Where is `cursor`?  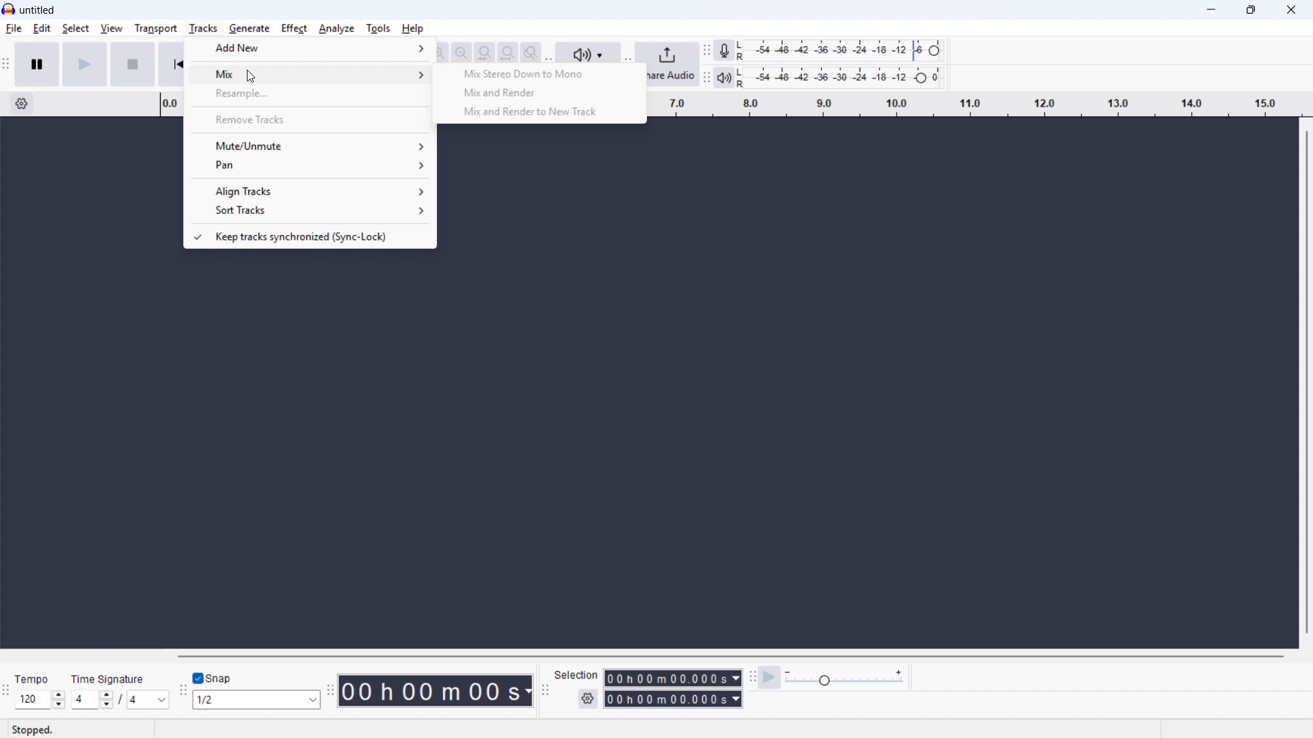 cursor is located at coordinates (250, 77).